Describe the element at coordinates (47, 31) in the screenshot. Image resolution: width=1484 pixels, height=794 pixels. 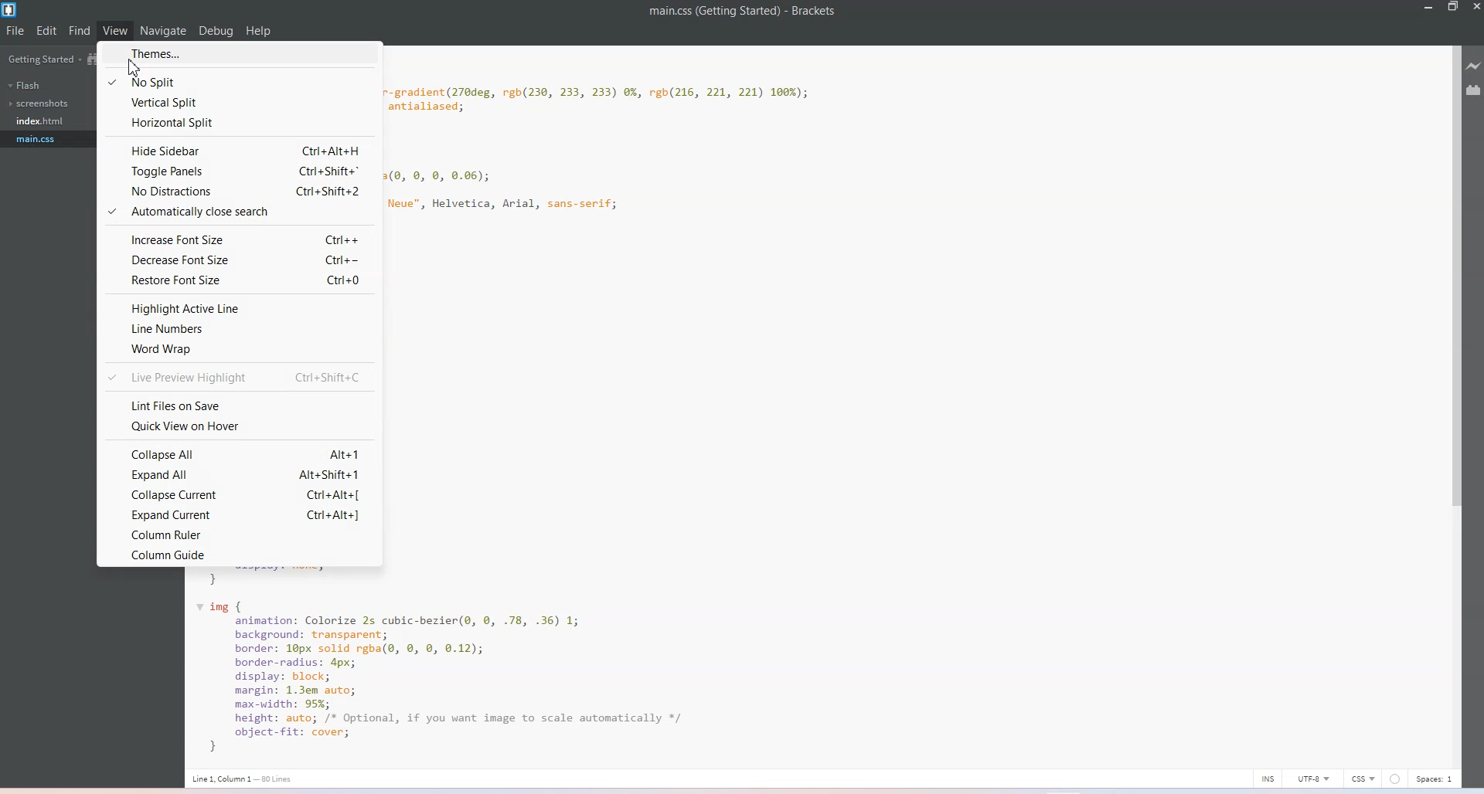
I see `Edit` at that location.